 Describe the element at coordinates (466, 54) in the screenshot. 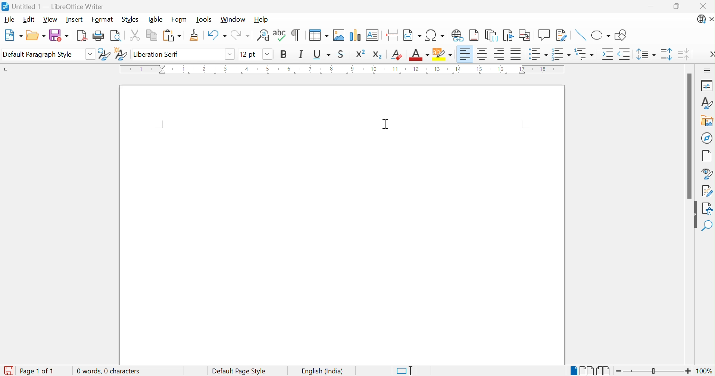

I see `Align left` at that location.